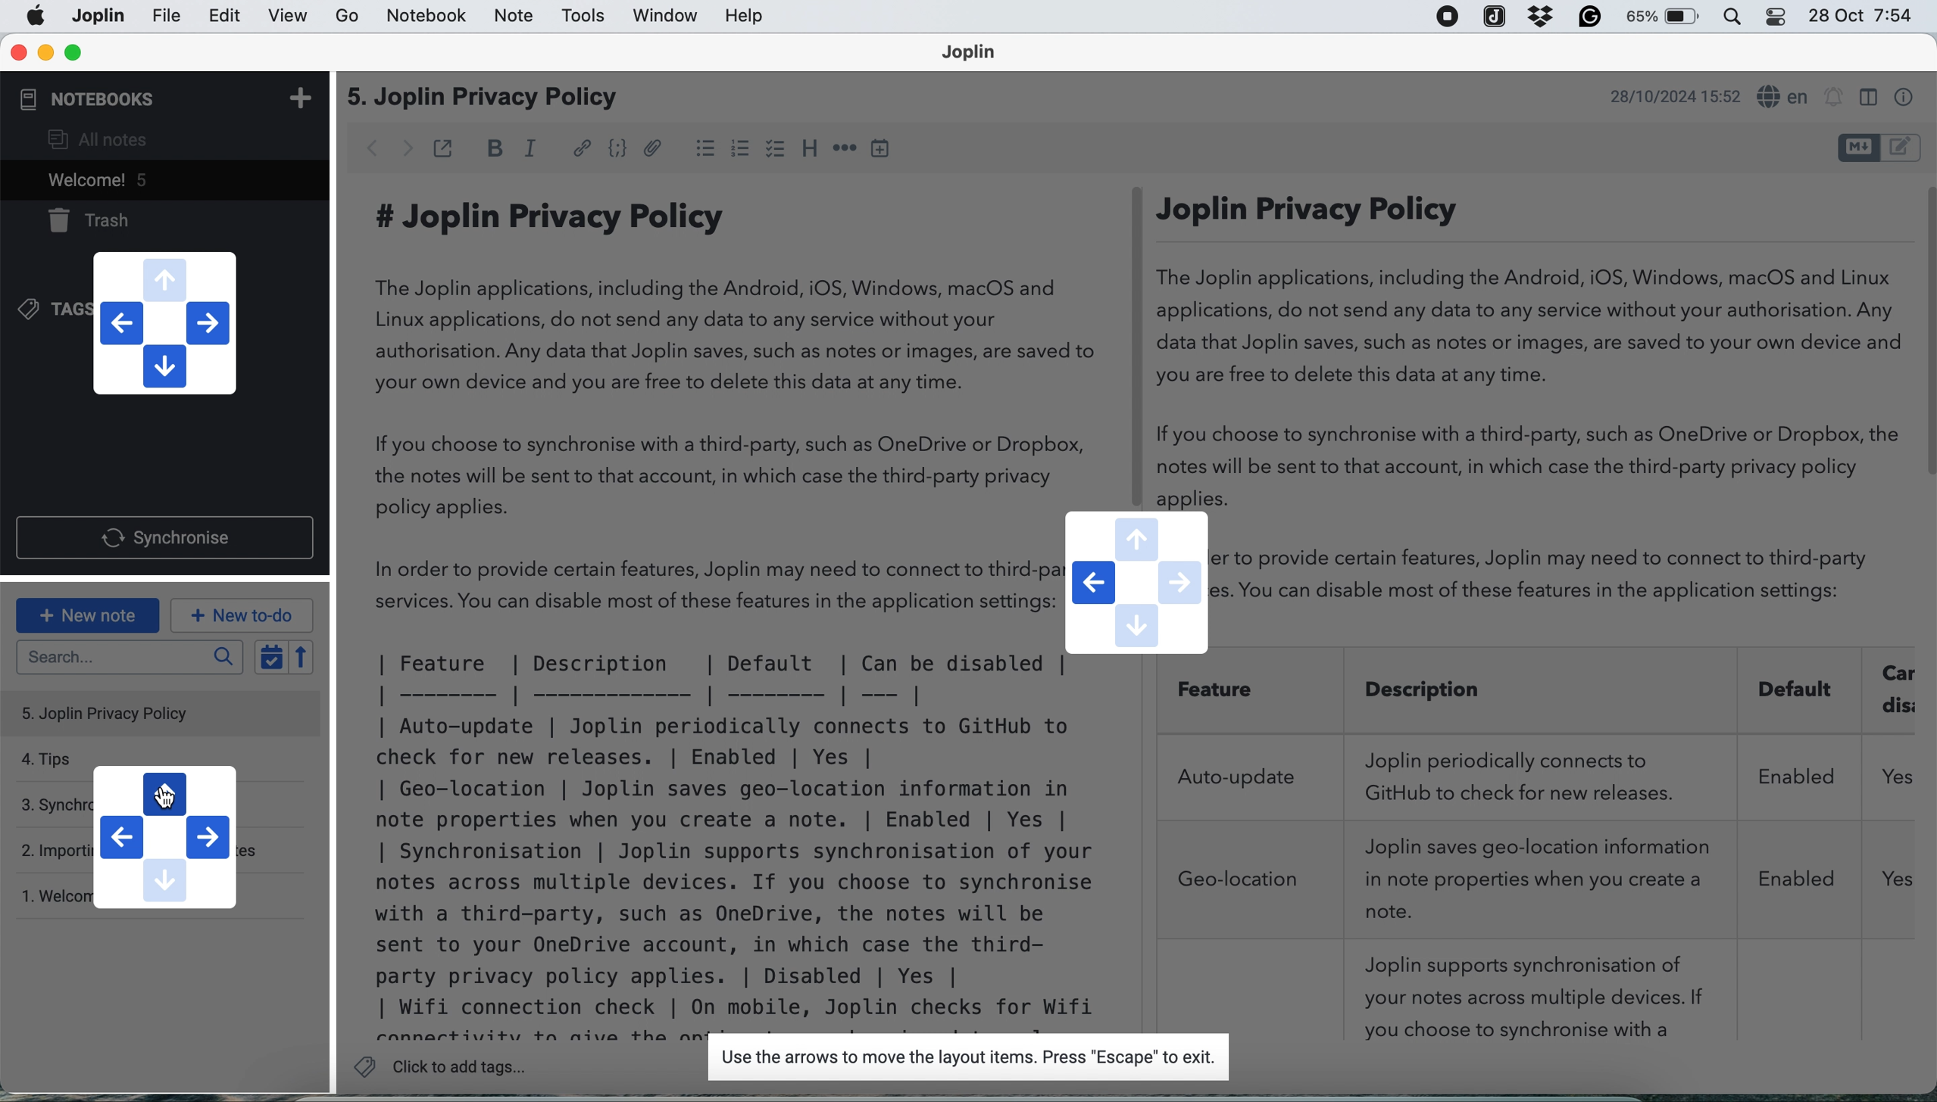 The width and height of the screenshot is (1937, 1102). What do you see at coordinates (1446, 18) in the screenshot?
I see `screen recorder` at bounding box center [1446, 18].